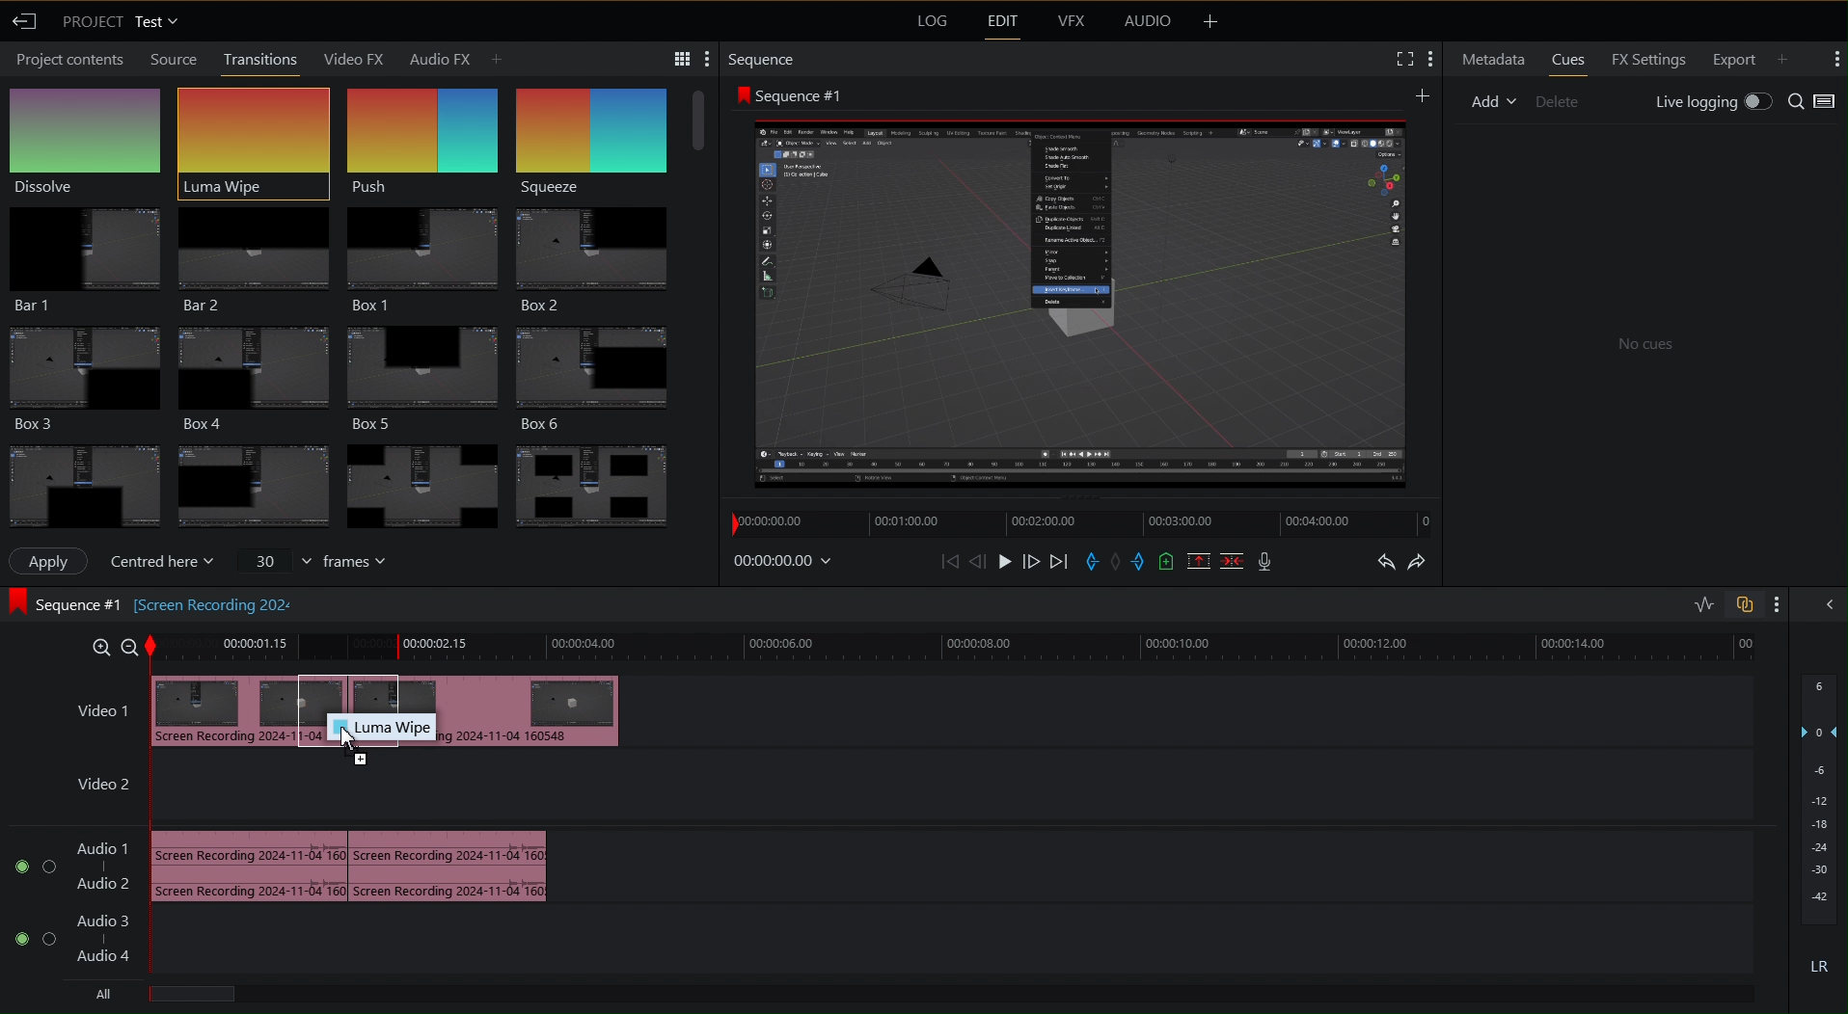  I want to click on Delete/Cut, so click(1233, 561).